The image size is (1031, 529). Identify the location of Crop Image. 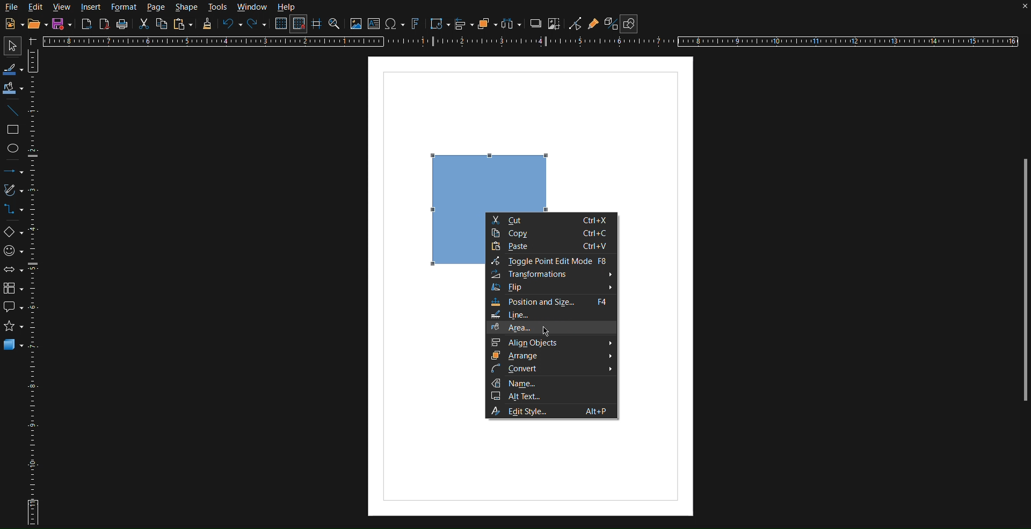
(555, 25).